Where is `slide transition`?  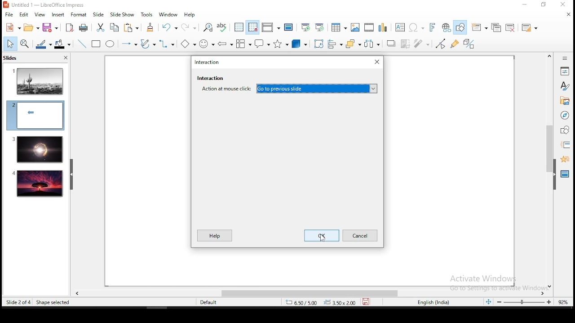 slide transition is located at coordinates (565, 145).